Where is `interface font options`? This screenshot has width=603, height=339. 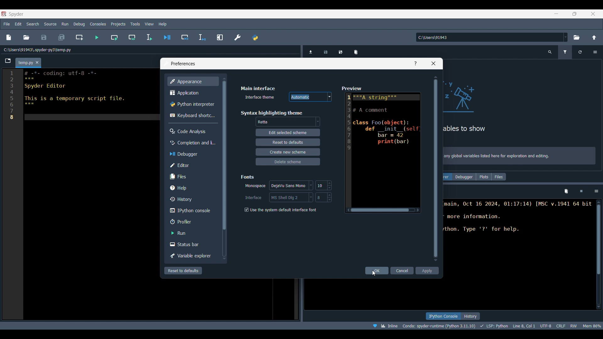
interface font options is located at coordinates (291, 197).